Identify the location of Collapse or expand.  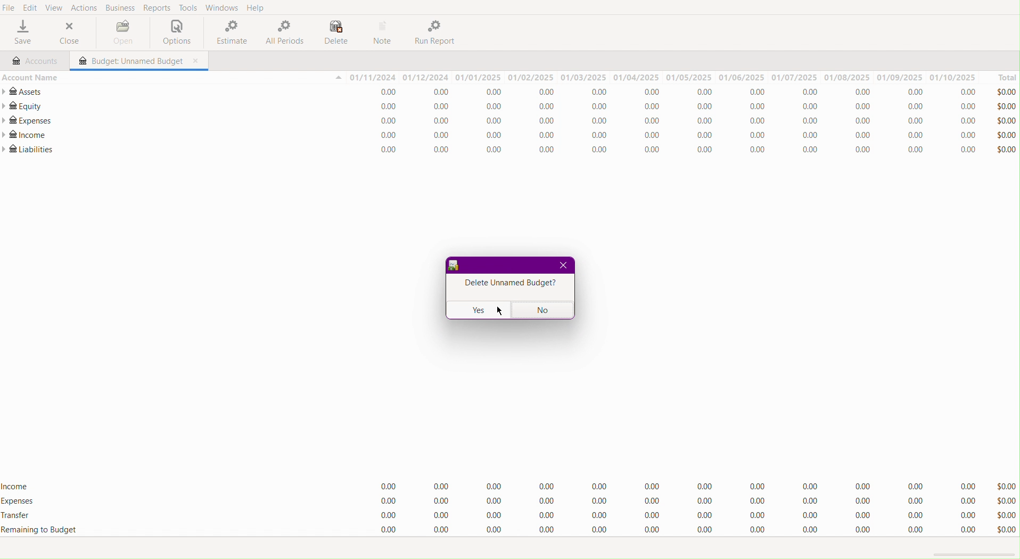
(338, 78).